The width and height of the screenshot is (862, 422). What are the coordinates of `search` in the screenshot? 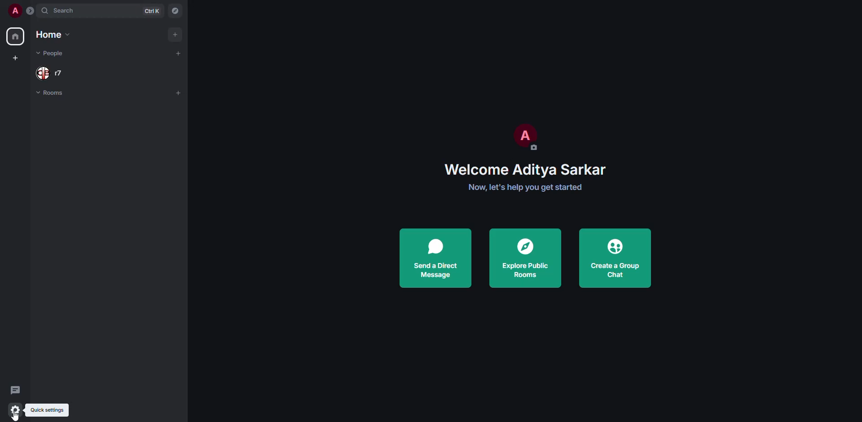 It's located at (68, 11).